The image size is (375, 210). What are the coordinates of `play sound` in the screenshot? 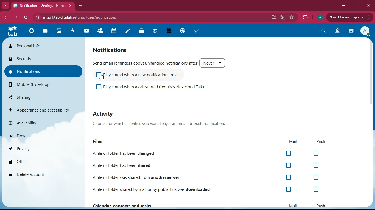 It's located at (160, 88).